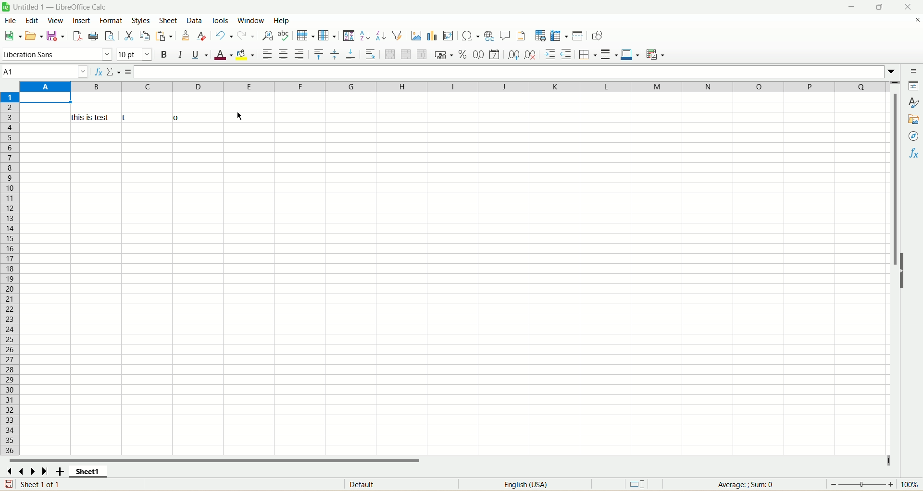 This screenshot has width=923, height=491. I want to click on paste, so click(163, 36).